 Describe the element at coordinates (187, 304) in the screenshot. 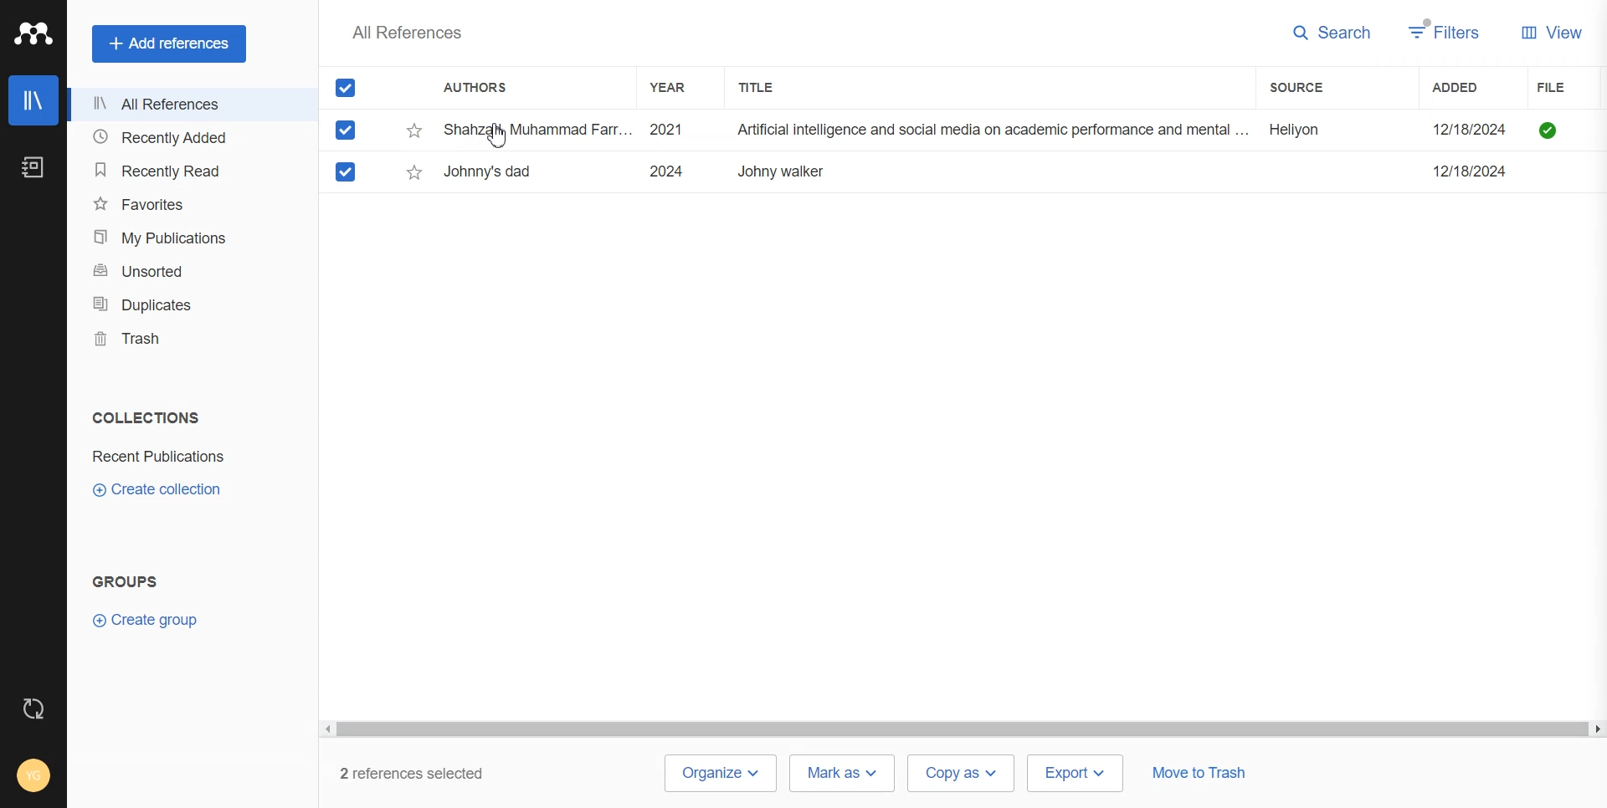

I see `Duplicates` at that location.